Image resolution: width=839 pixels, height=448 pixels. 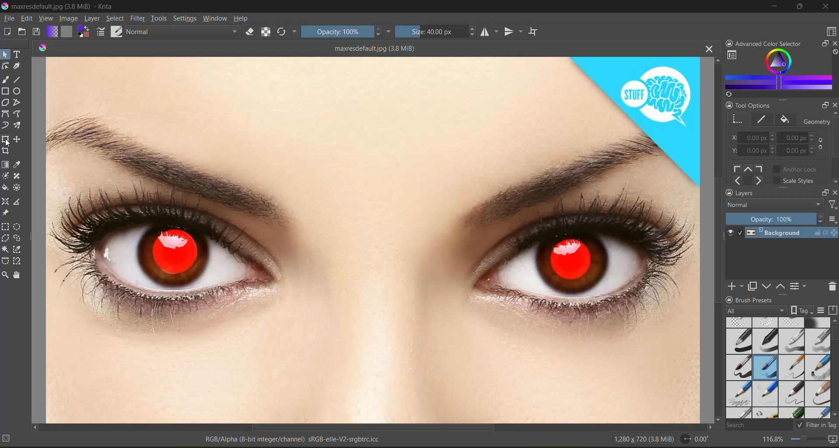 I want to click on layer, so click(x=793, y=233).